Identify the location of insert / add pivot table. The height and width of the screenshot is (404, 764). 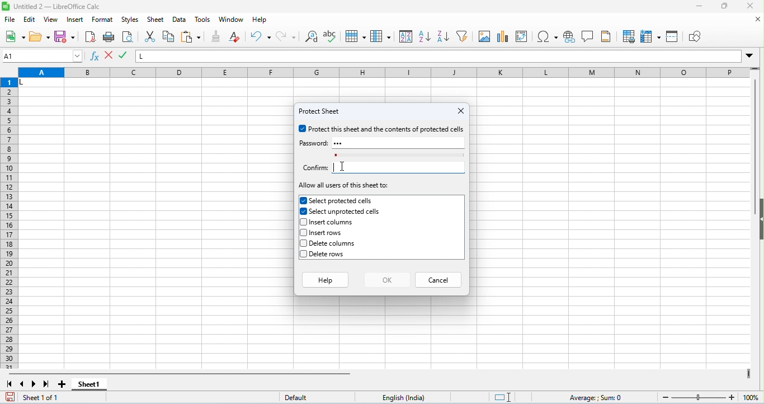
(521, 36).